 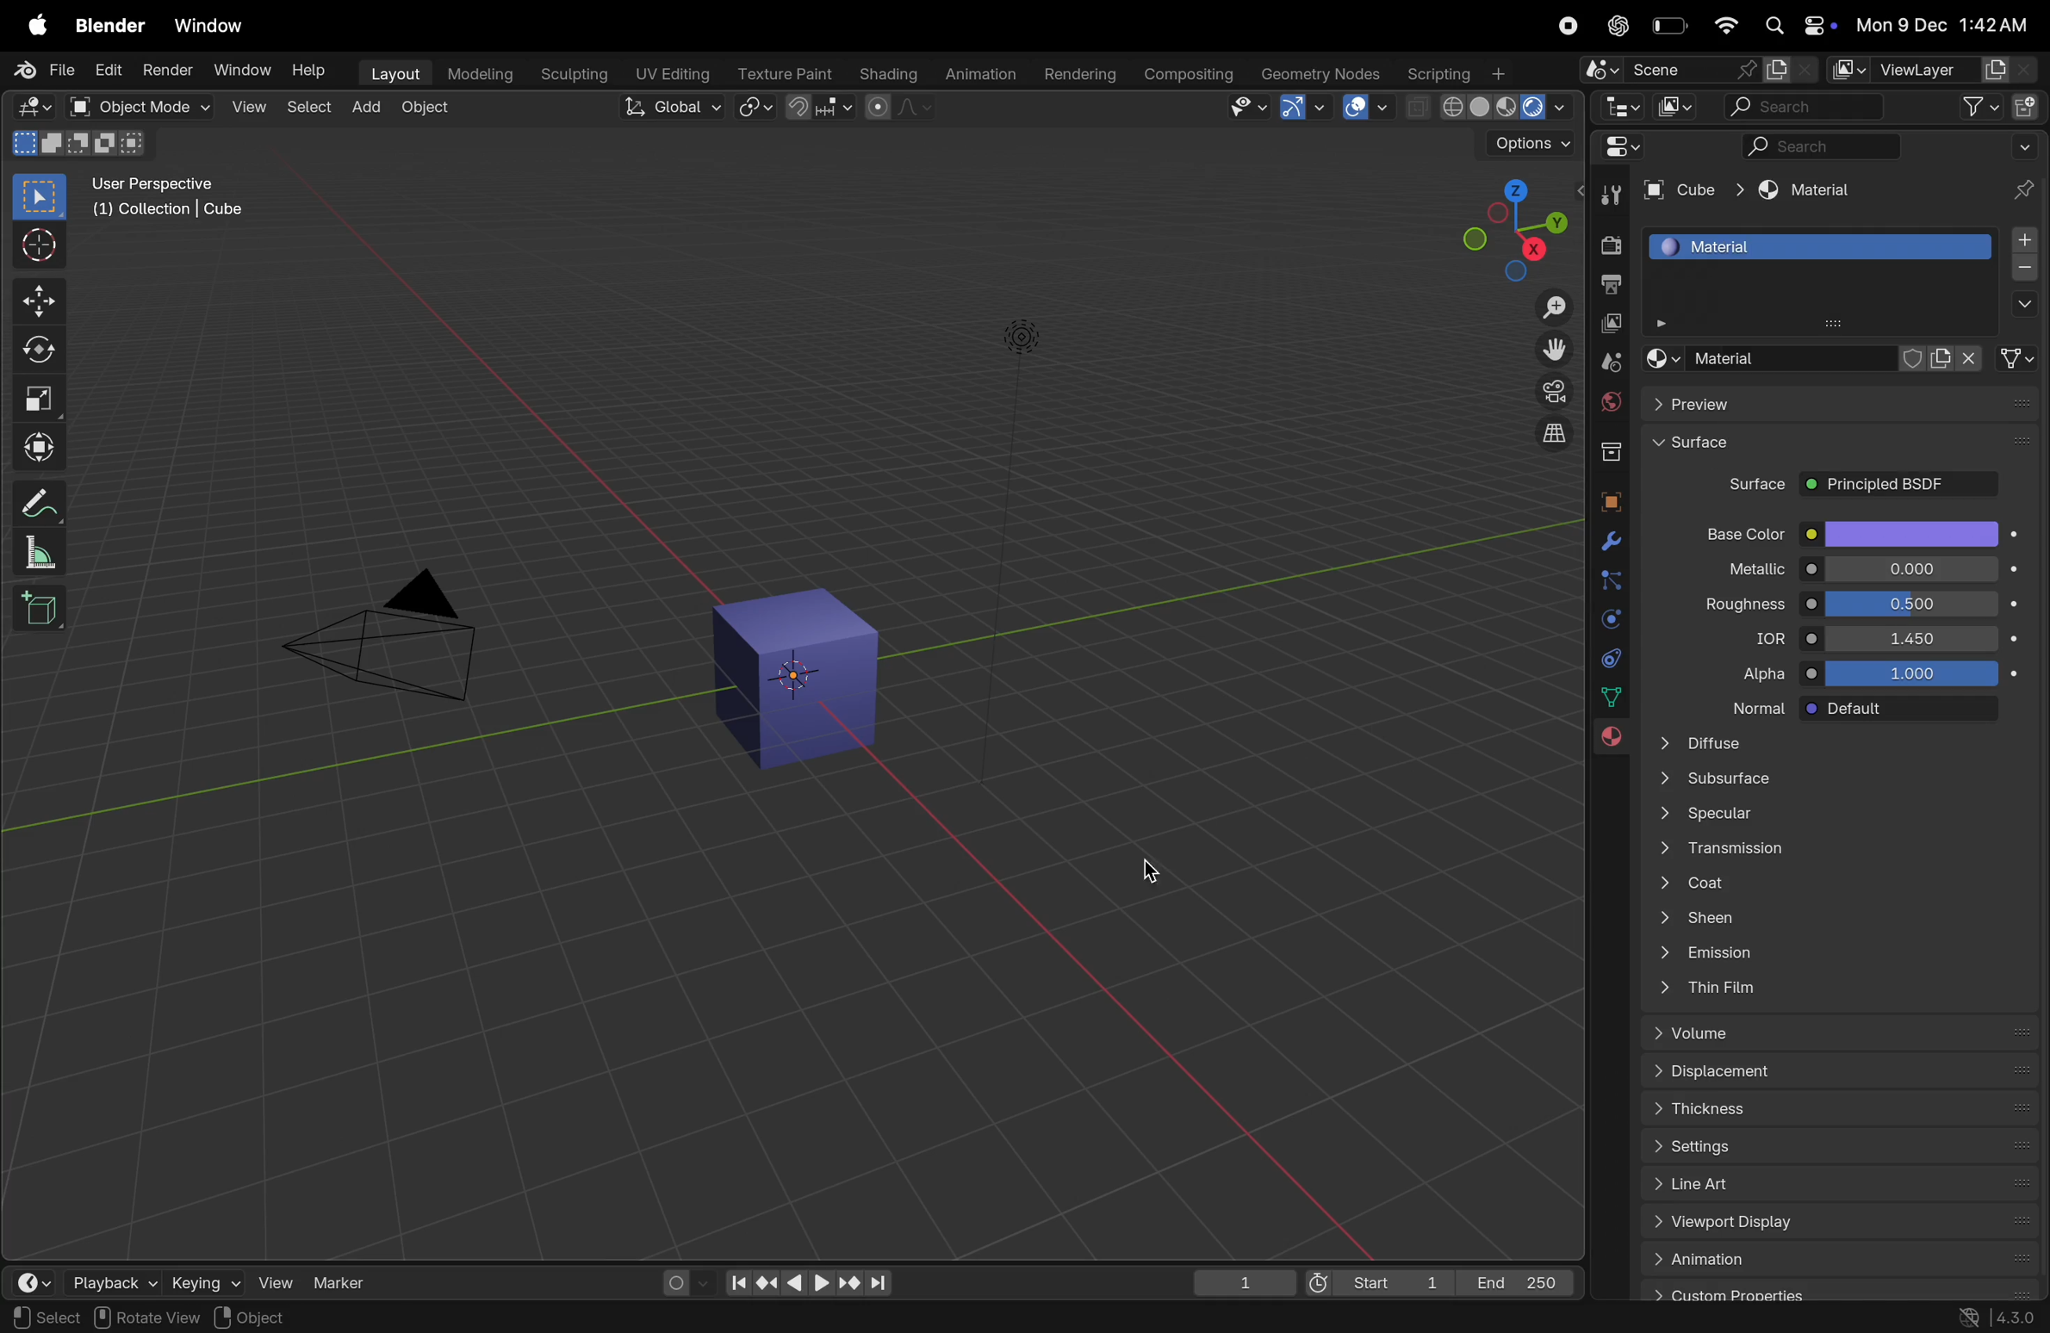 What do you see at coordinates (1755, 641) in the screenshot?
I see `idr` at bounding box center [1755, 641].